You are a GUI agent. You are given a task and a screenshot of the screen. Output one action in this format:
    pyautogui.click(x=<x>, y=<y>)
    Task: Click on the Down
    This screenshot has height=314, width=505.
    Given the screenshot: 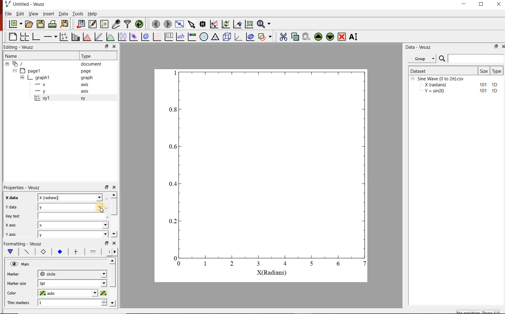 What is the action you would take?
    pyautogui.click(x=113, y=303)
    